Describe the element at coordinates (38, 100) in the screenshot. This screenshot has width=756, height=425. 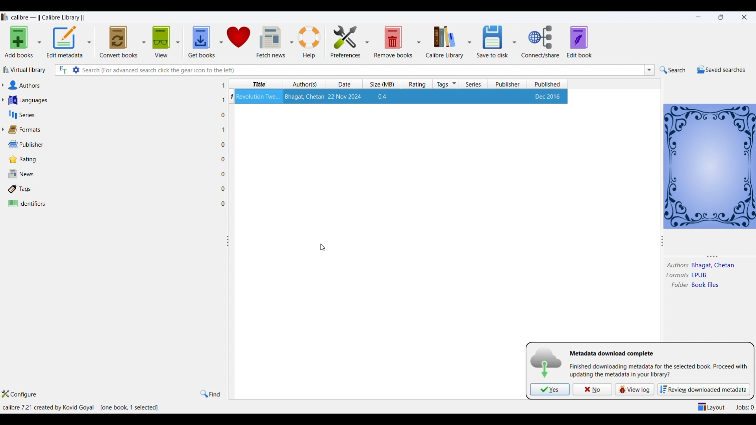
I see `languages and number of languages` at that location.